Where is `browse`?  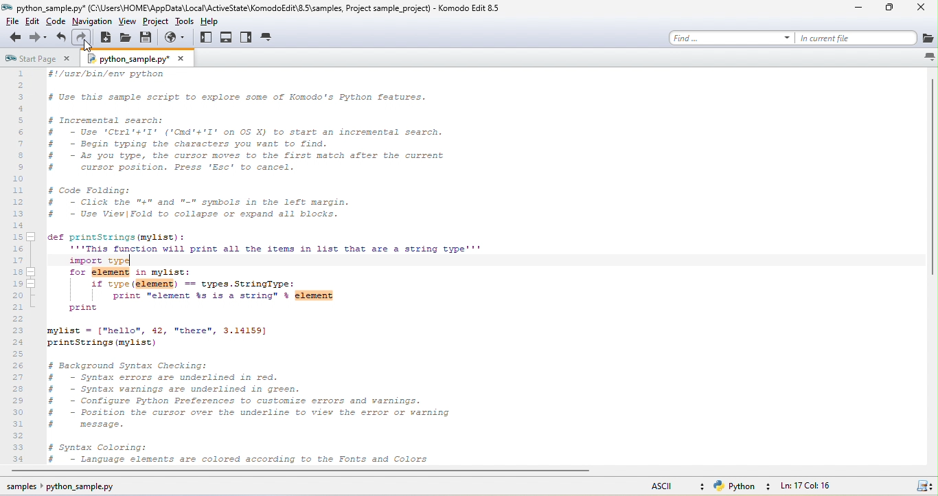 browse is located at coordinates (928, 36).